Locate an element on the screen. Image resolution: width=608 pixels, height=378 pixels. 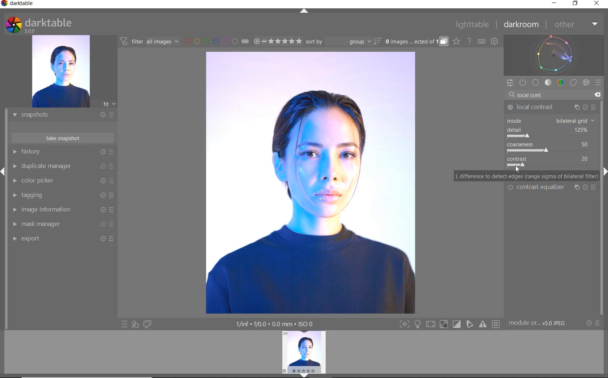
OTHER is located at coordinates (575, 25).